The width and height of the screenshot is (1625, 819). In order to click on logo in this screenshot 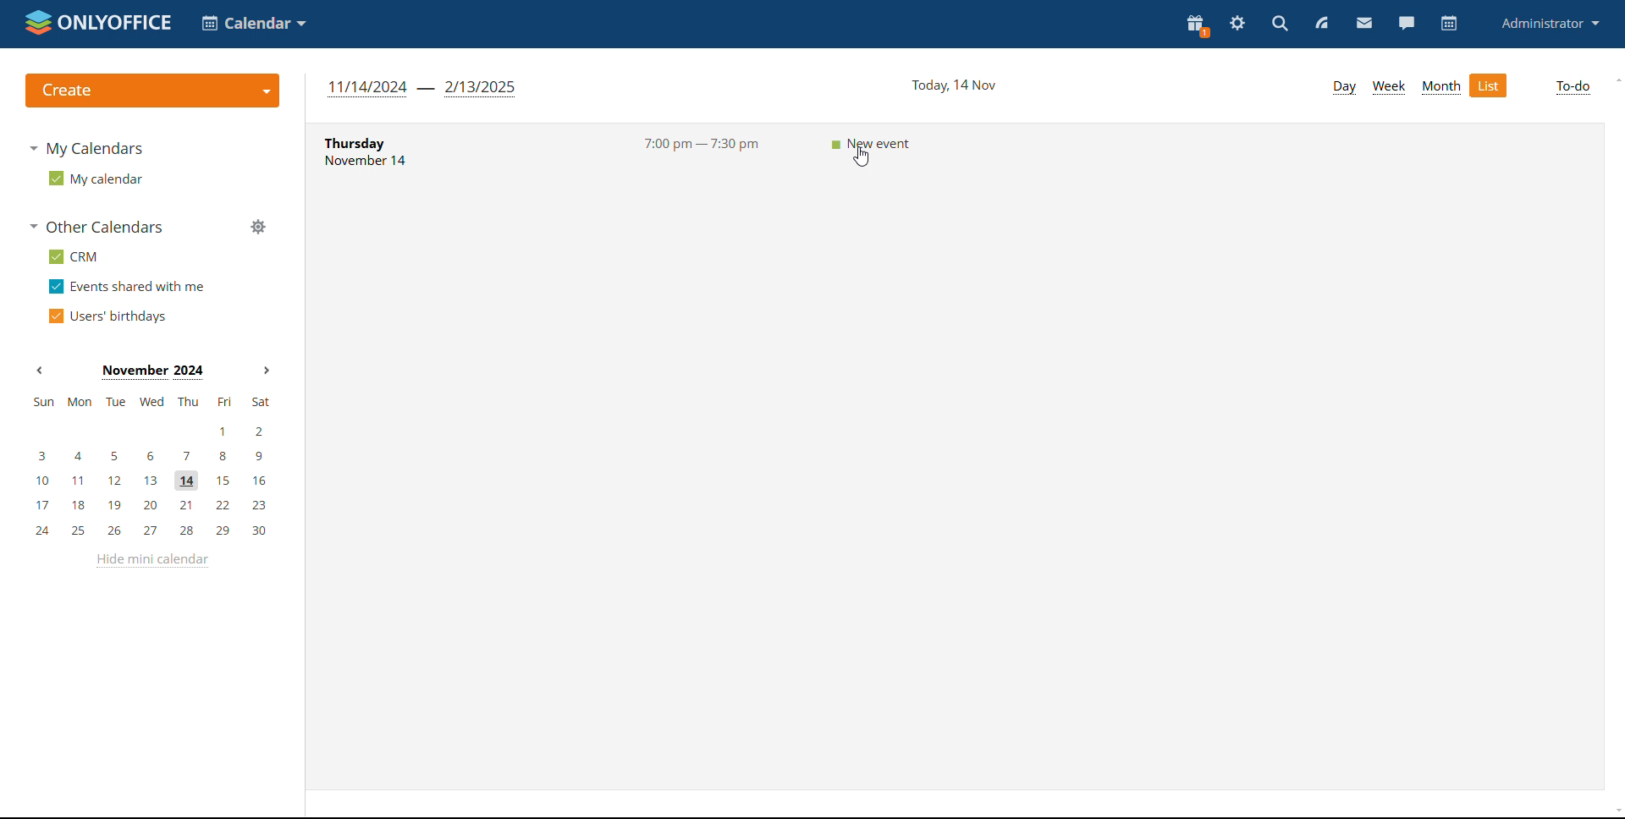, I will do `click(152, 90)`.